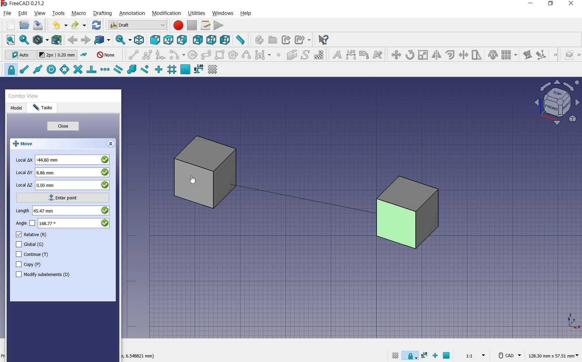  What do you see at coordinates (279, 55) in the screenshot?
I see `point` at bounding box center [279, 55].